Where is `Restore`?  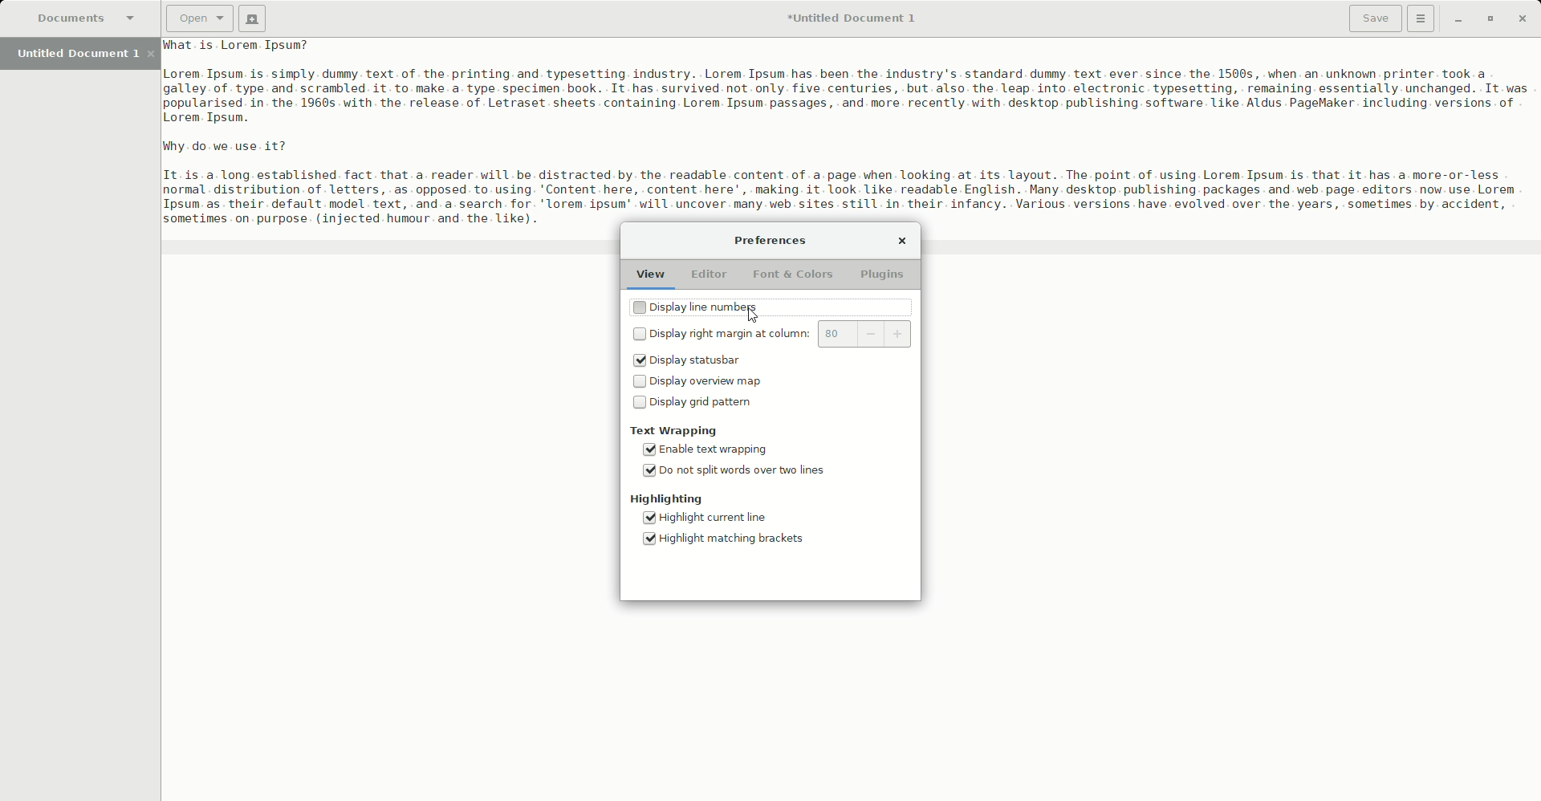
Restore is located at coordinates (1486, 19).